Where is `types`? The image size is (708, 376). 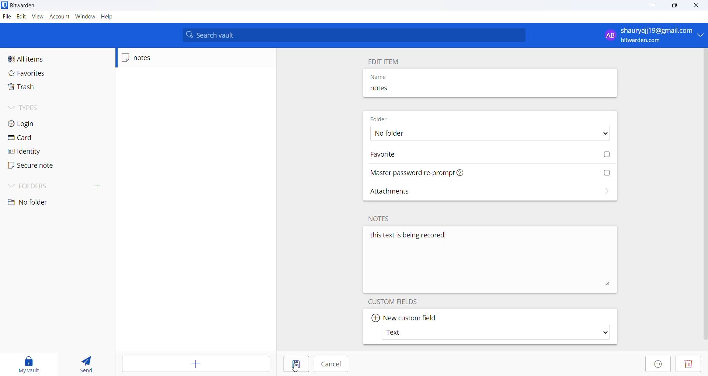 types is located at coordinates (34, 108).